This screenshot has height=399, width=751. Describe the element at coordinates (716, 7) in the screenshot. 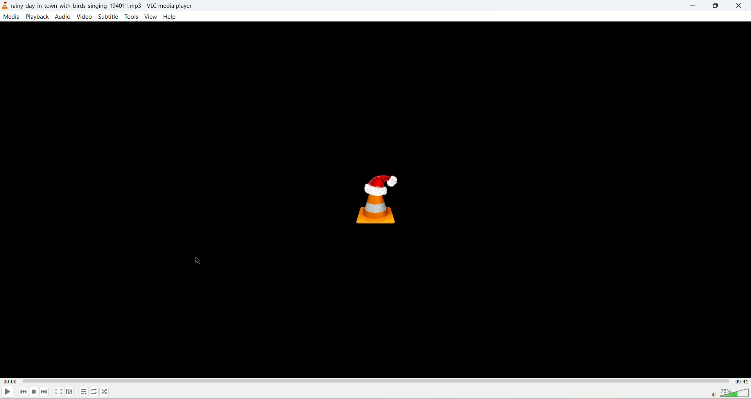

I see `maximize` at that location.